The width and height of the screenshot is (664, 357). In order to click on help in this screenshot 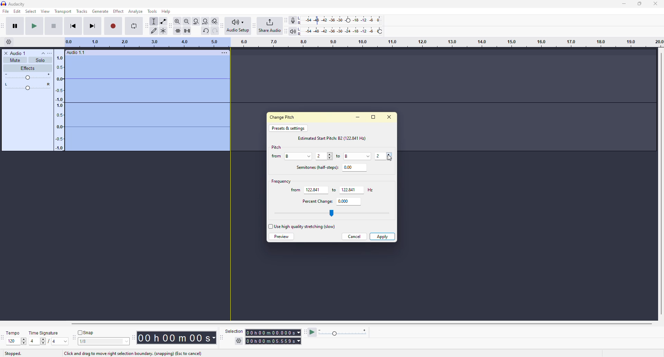, I will do `click(168, 12)`.